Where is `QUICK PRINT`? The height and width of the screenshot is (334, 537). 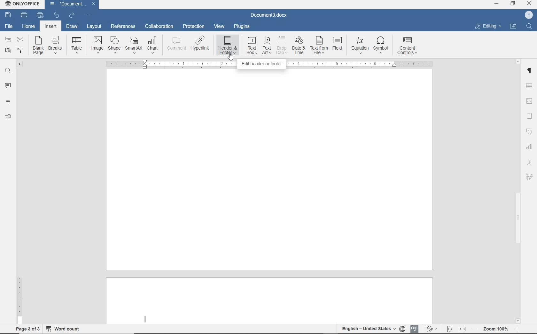 QUICK PRINT is located at coordinates (41, 15).